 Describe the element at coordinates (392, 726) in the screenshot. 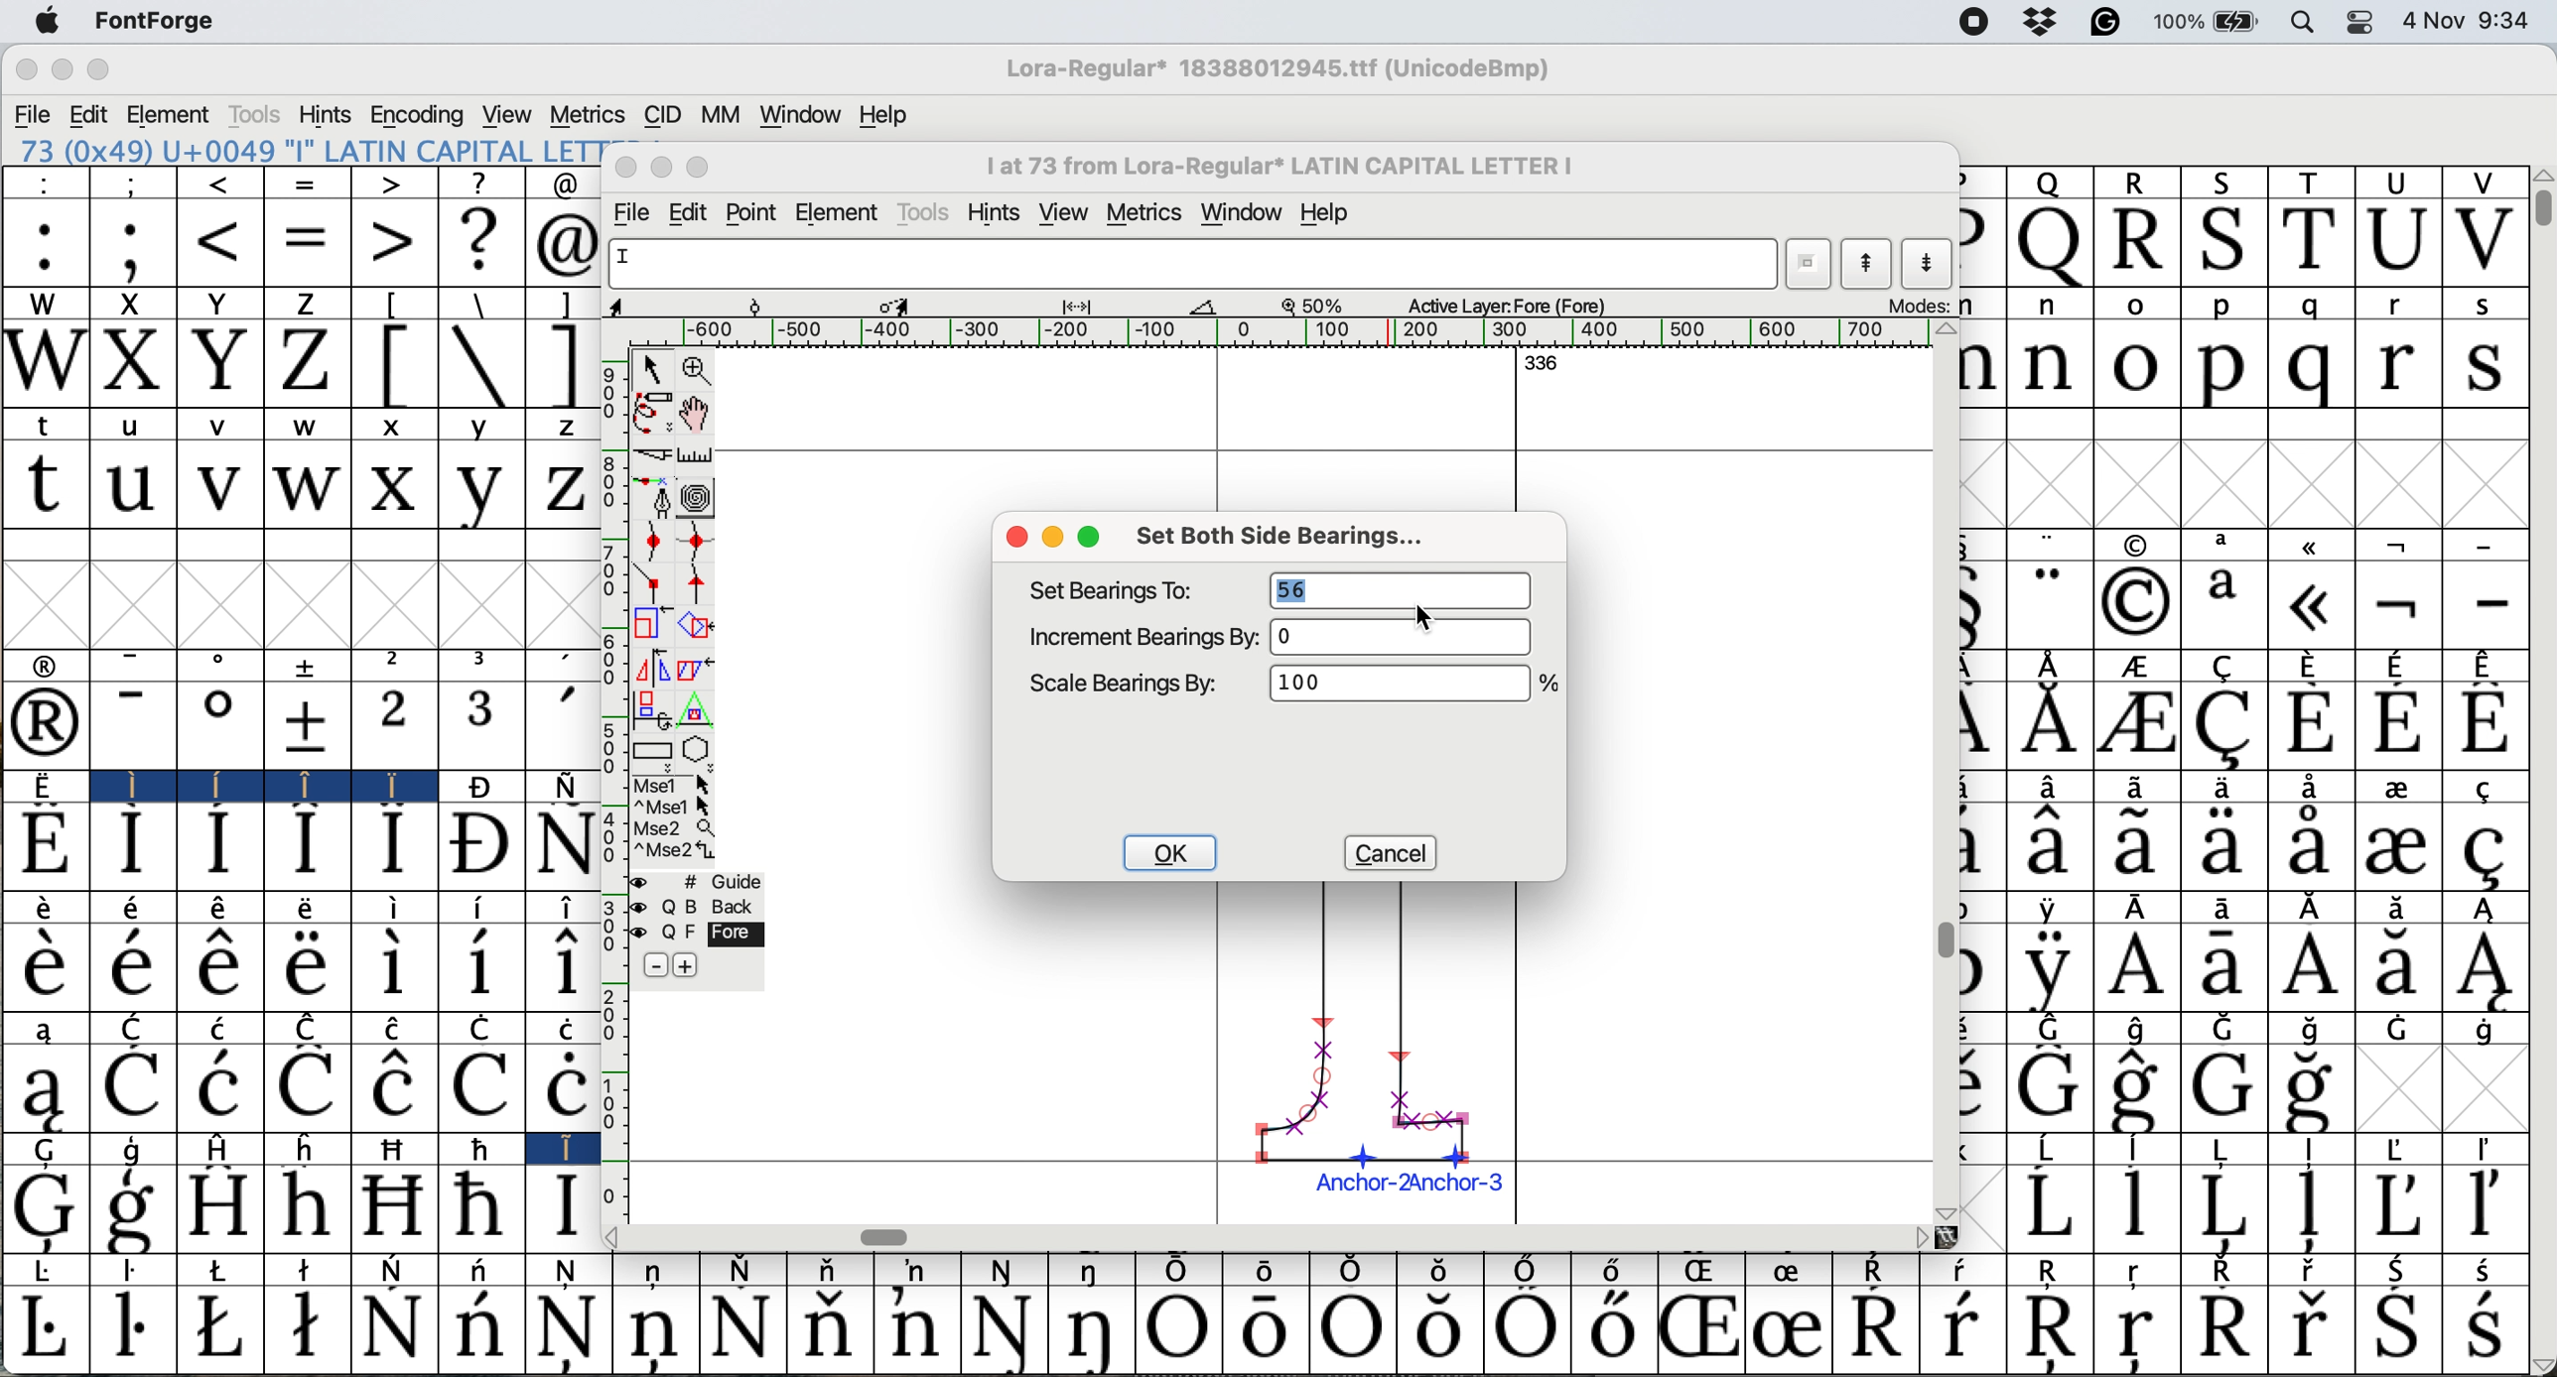

I see `2` at that location.